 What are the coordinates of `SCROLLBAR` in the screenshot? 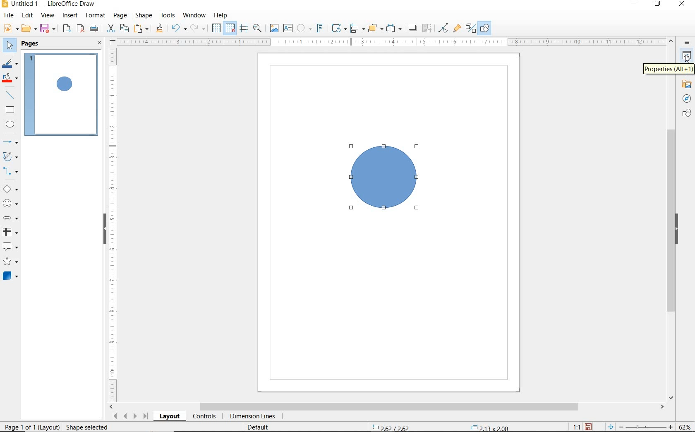 It's located at (670, 224).